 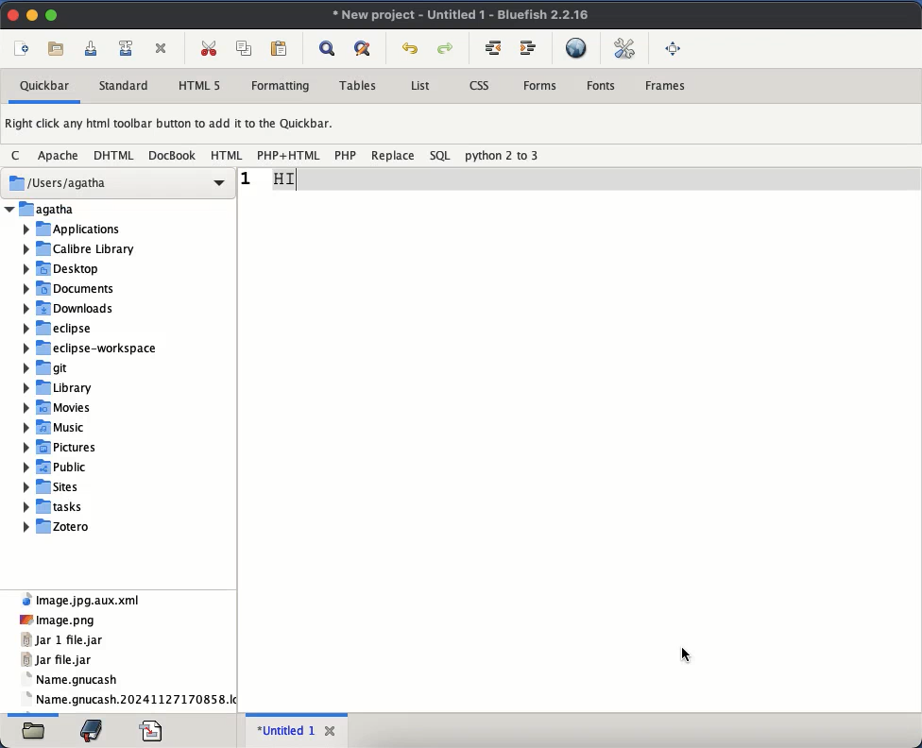 What do you see at coordinates (288, 730) in the screenshot?
I see `untitled 1` at bounding box center [288, 730].